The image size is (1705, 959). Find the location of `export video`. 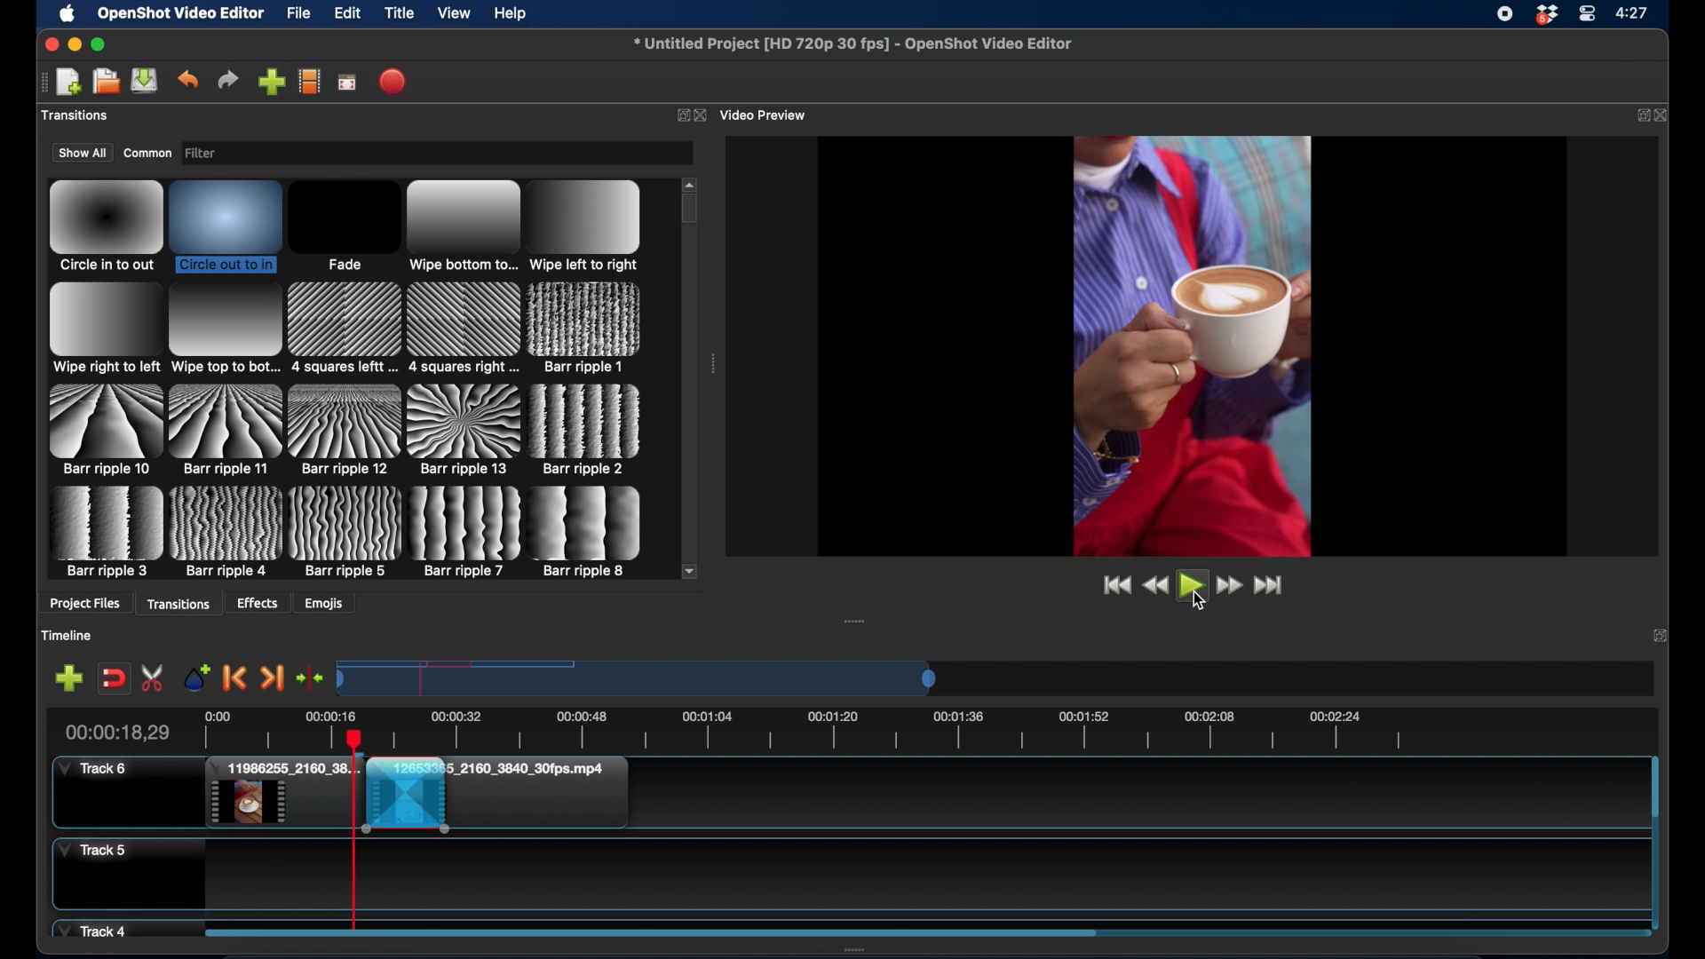

export video is located at coordinates (393, 81).